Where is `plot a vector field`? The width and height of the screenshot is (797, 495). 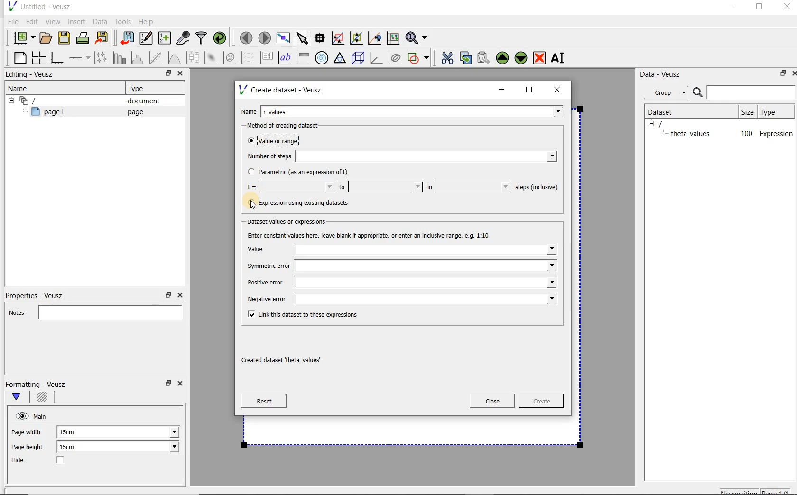 plot a vector field is located at coordinates (248, 57).